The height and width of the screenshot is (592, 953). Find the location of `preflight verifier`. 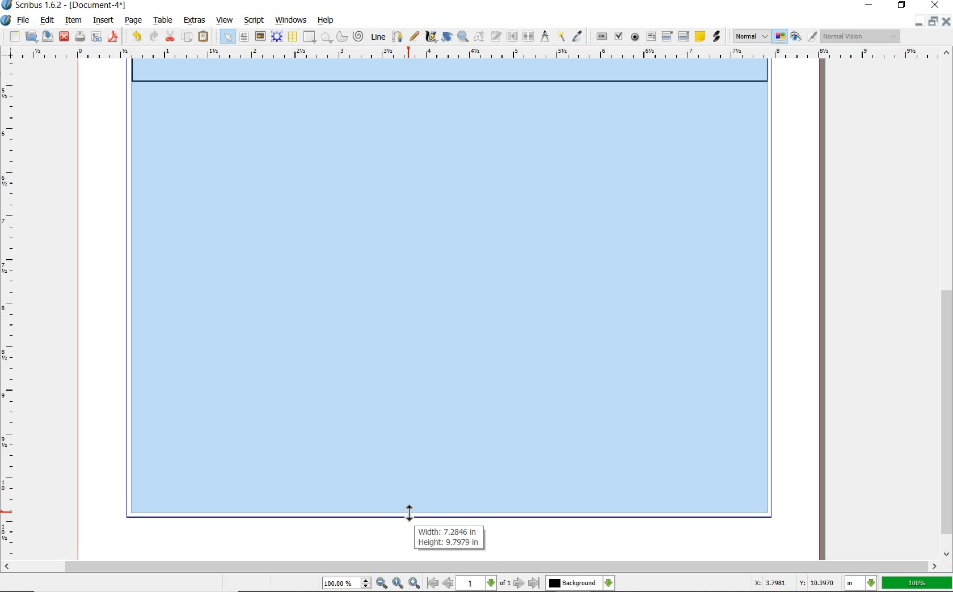

preflight verifier is located at coordinates (97, 37).